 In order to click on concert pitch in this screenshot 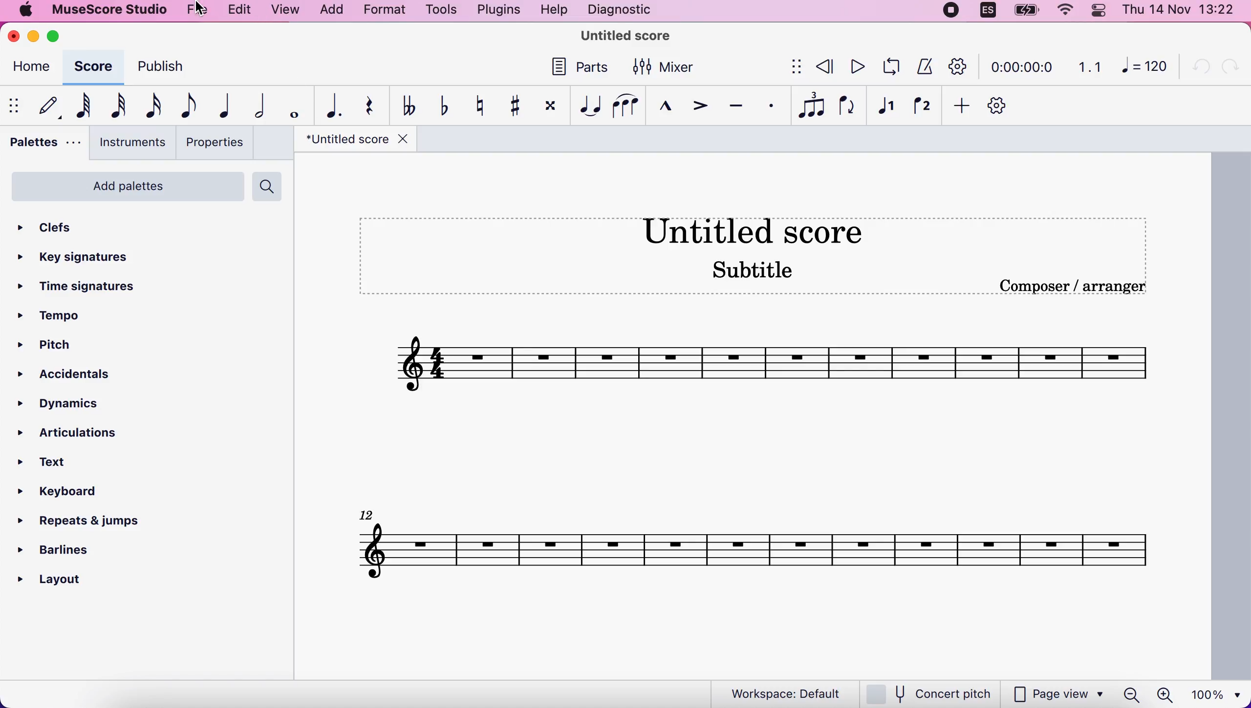, I will do `click(931, 692)`.